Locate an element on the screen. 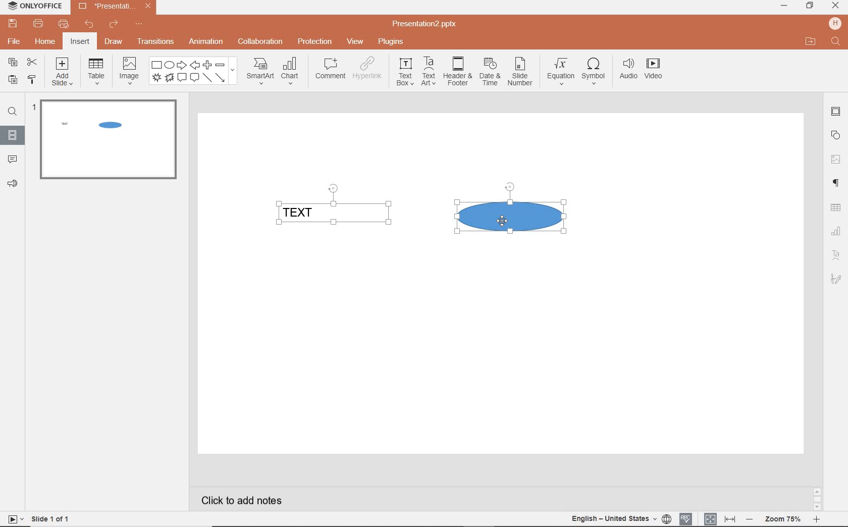 This screenshot has height=527, width=848. textbox is located at coordinates (404, 72).